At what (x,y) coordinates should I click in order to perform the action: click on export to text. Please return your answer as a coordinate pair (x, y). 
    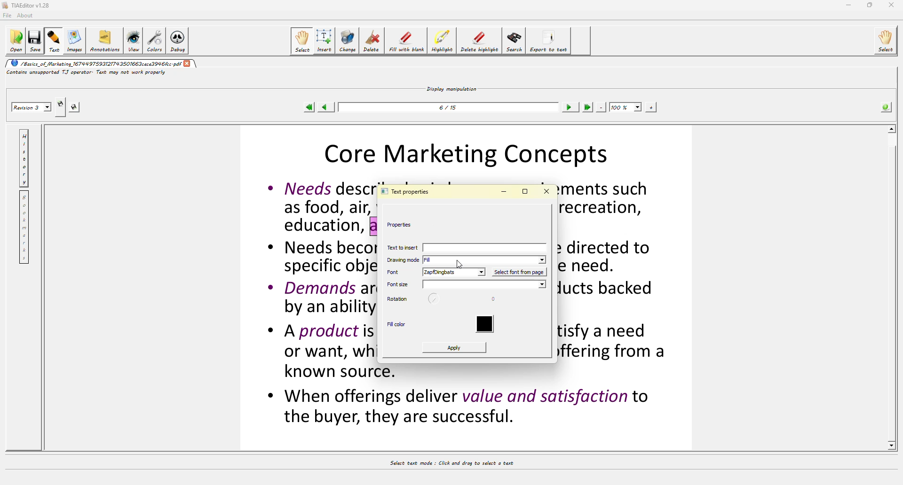
    Looking at the image, I should click on (547, 39).